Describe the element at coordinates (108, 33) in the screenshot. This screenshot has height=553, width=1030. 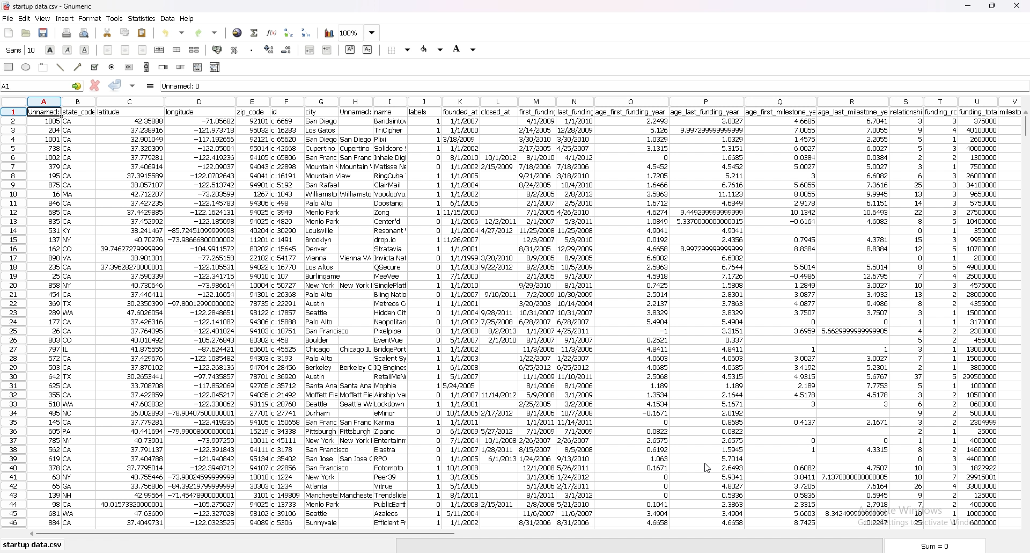
I see `cut` at that location.